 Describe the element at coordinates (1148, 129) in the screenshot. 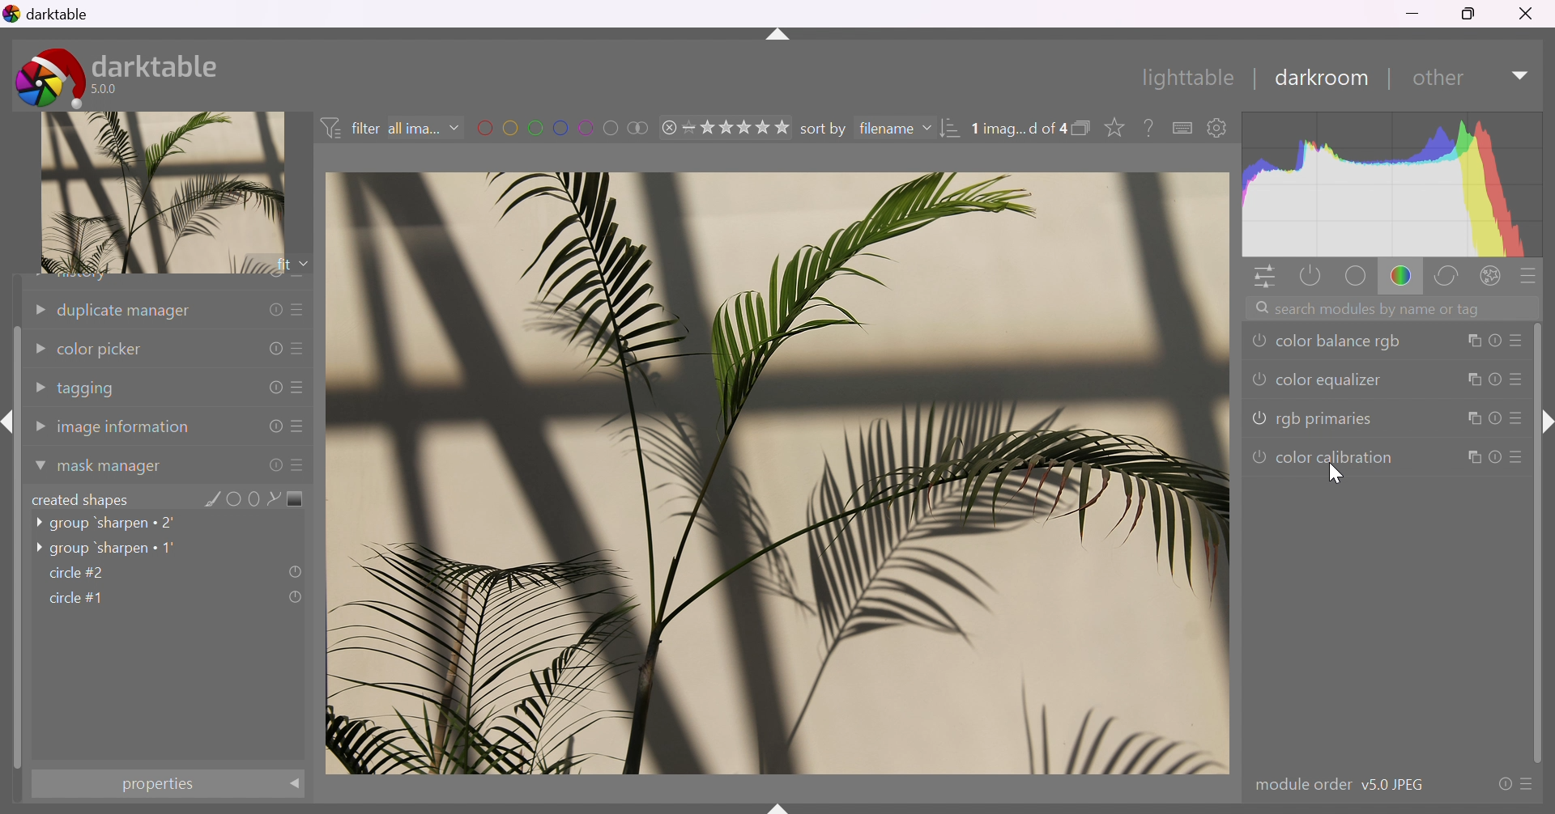

I see `enable this, then click on a control element to see its online help` at that location.